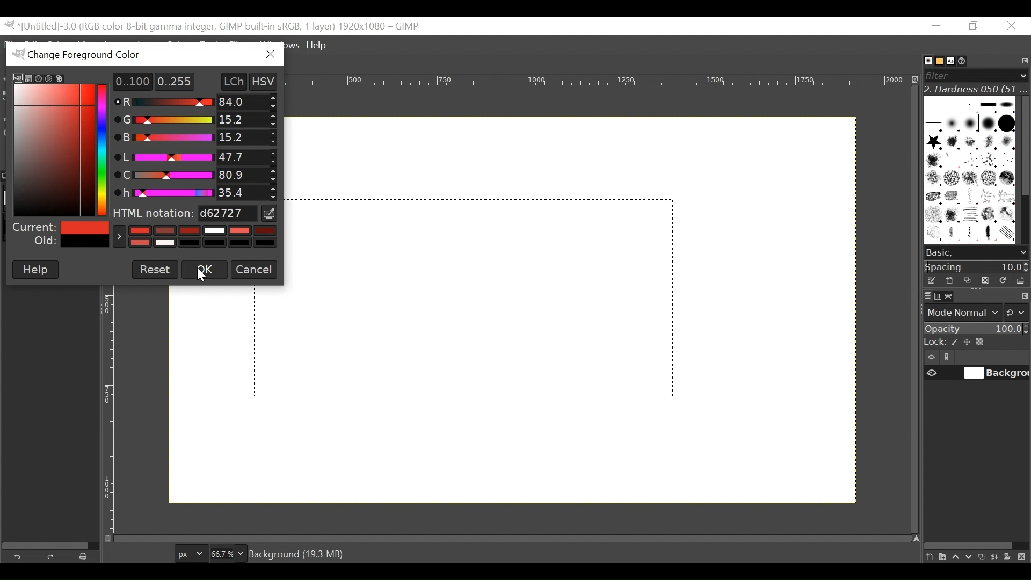 The image size is (1031, 580). What do you see at coordinates (20, 555) in the screenshot?
I see `Undo` at bounding box center [20, 555].